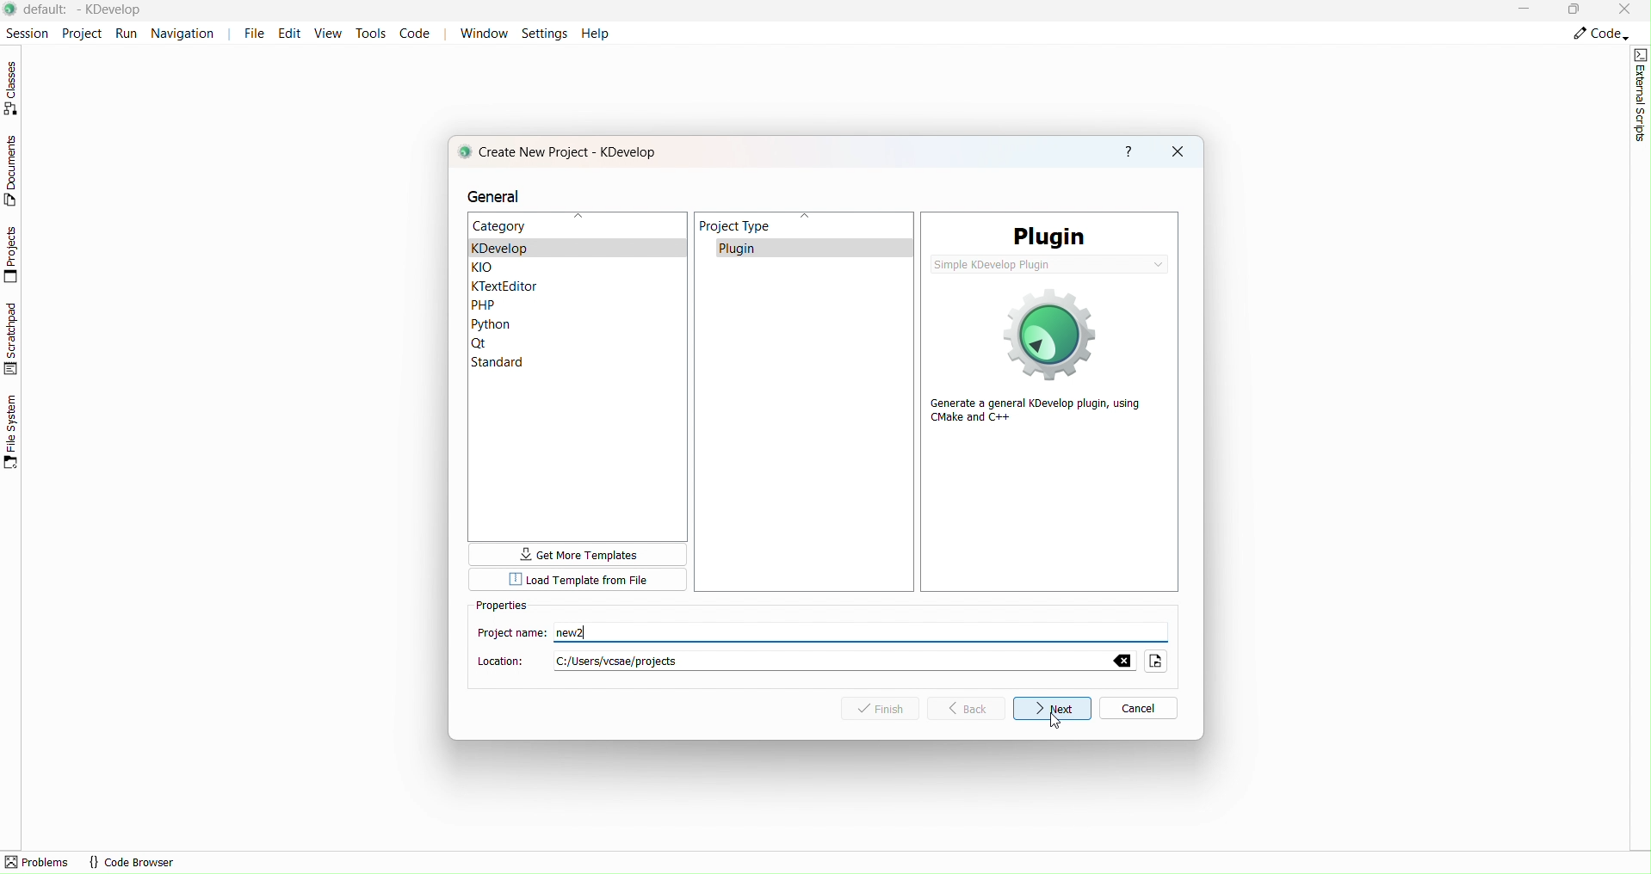  Describe the element at coordinates (1048, 264) in the screenshot. I see `simple KDevelop plugin` at that location.